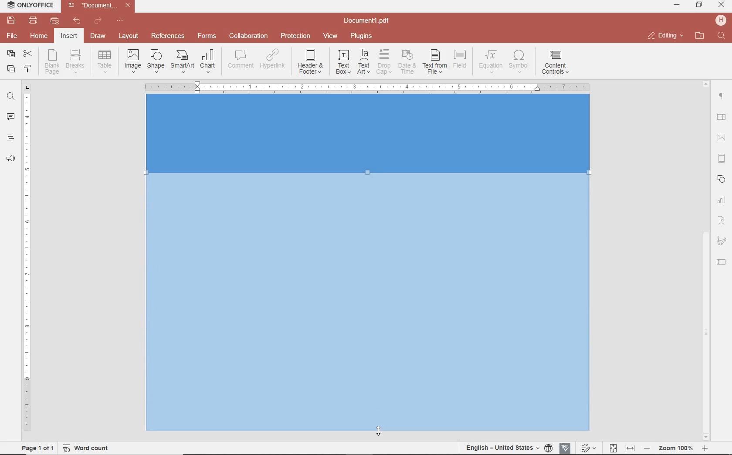 The image size is (732, 455). What do you see at coordinates (490, 61) in the screenshot?
I see `NSERT EQUATION` at bounding box center [490, 61].